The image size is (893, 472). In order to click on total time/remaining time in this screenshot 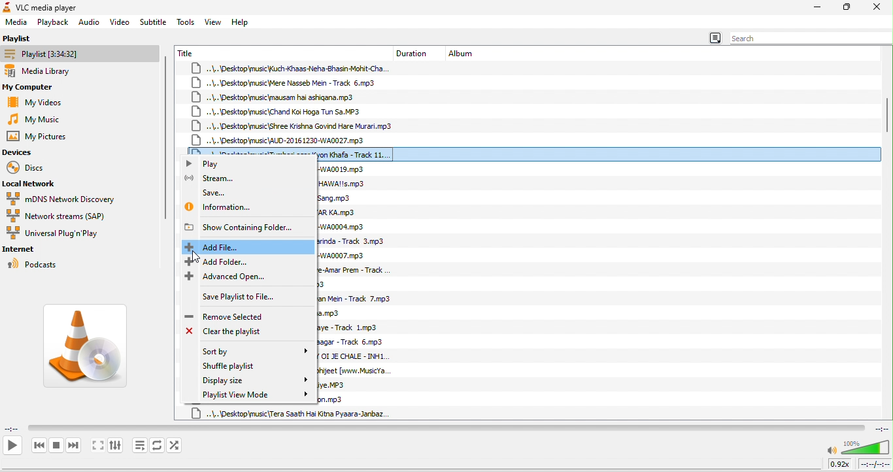, I will do `click(874, 464)`.